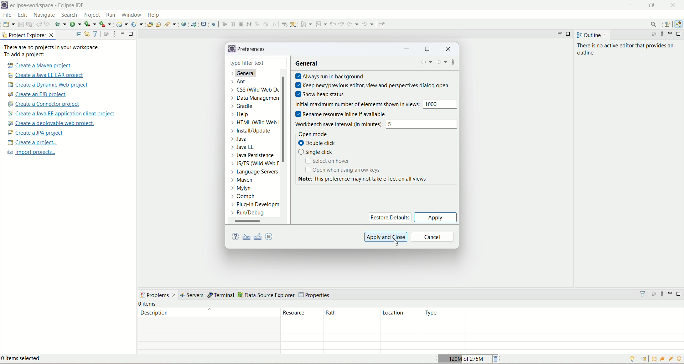 The height and width of the screenshot is (364, 684). Describe the element at coordinates (75, 24) in the screenshot. I see `run` at that location.